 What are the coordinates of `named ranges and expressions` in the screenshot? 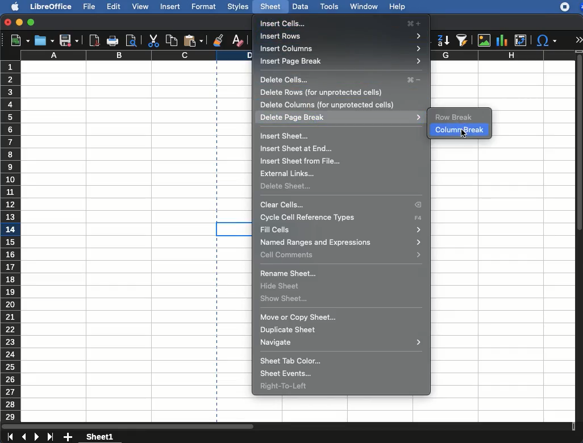 It's located at (341, 243).